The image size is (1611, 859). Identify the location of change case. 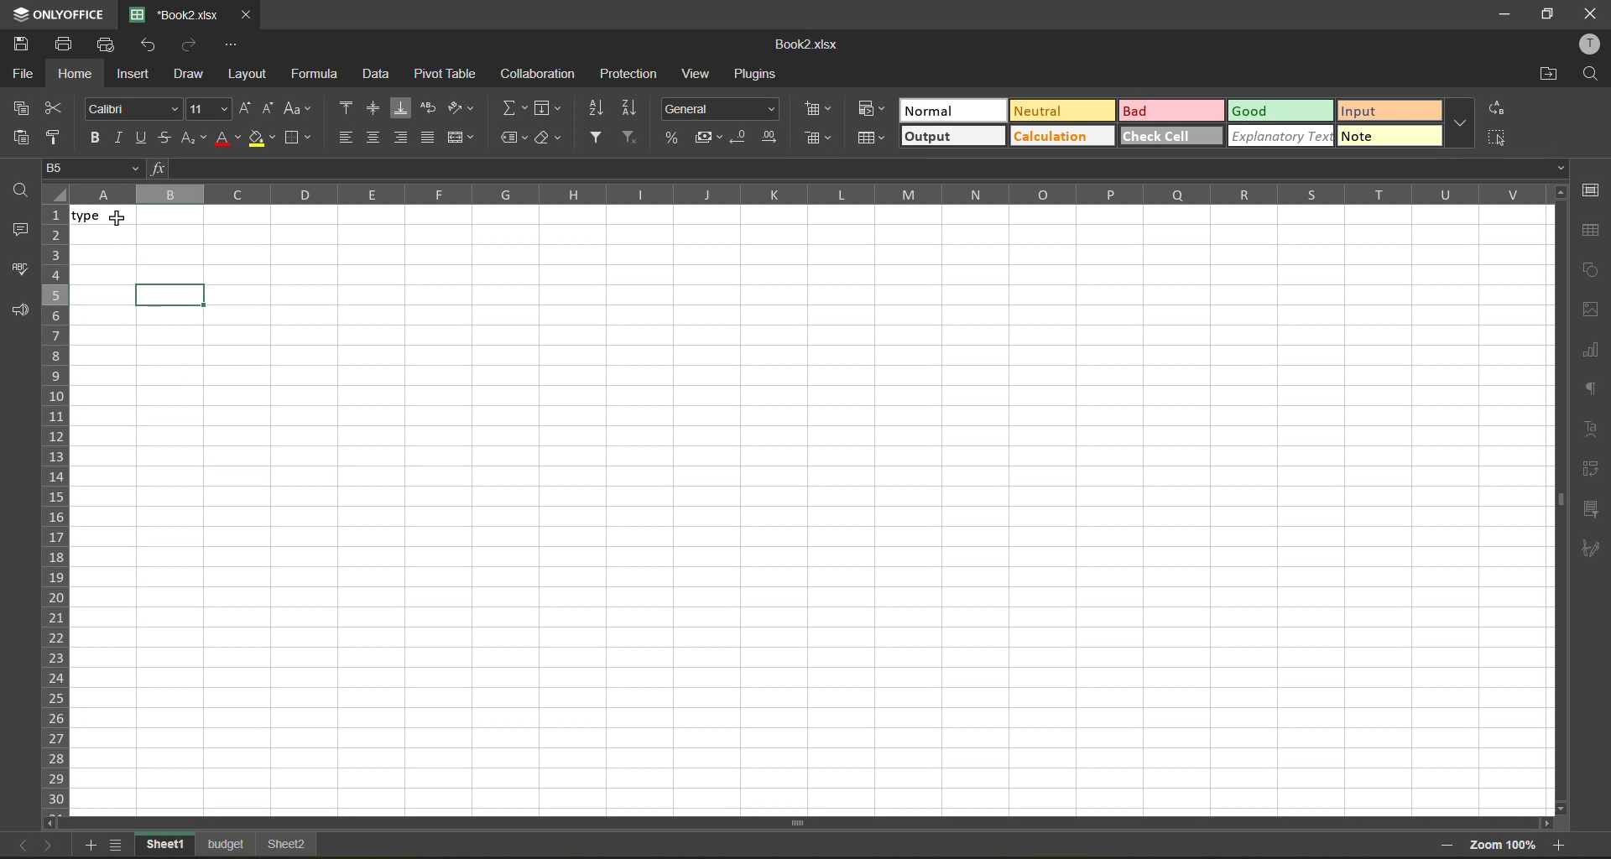
(296, 111).